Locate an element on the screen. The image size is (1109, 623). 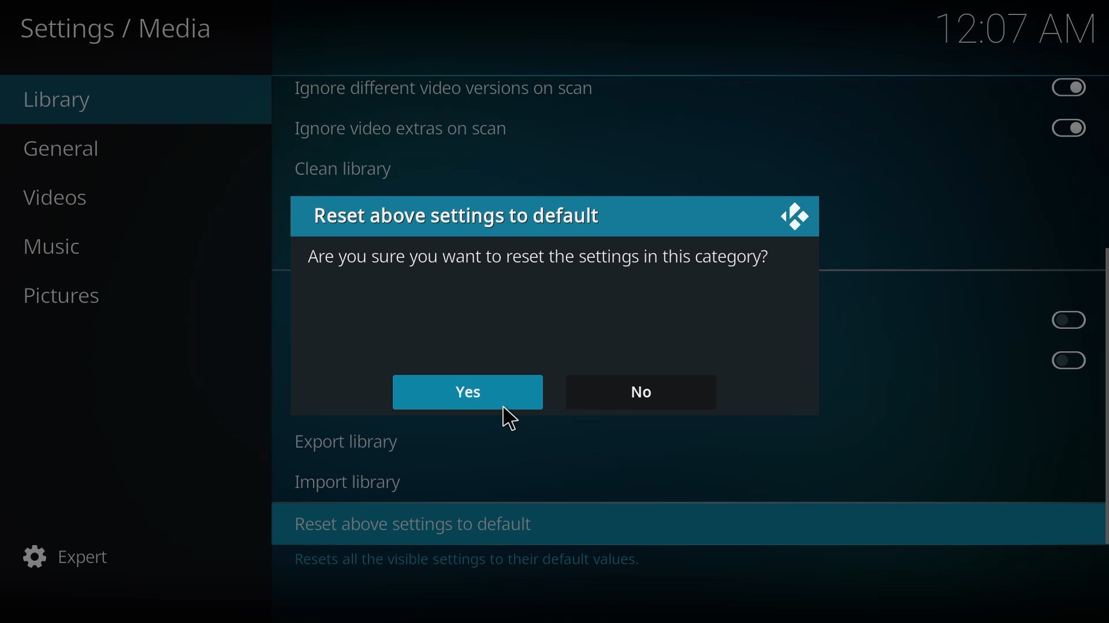
no is located at coordinates (641, 393).